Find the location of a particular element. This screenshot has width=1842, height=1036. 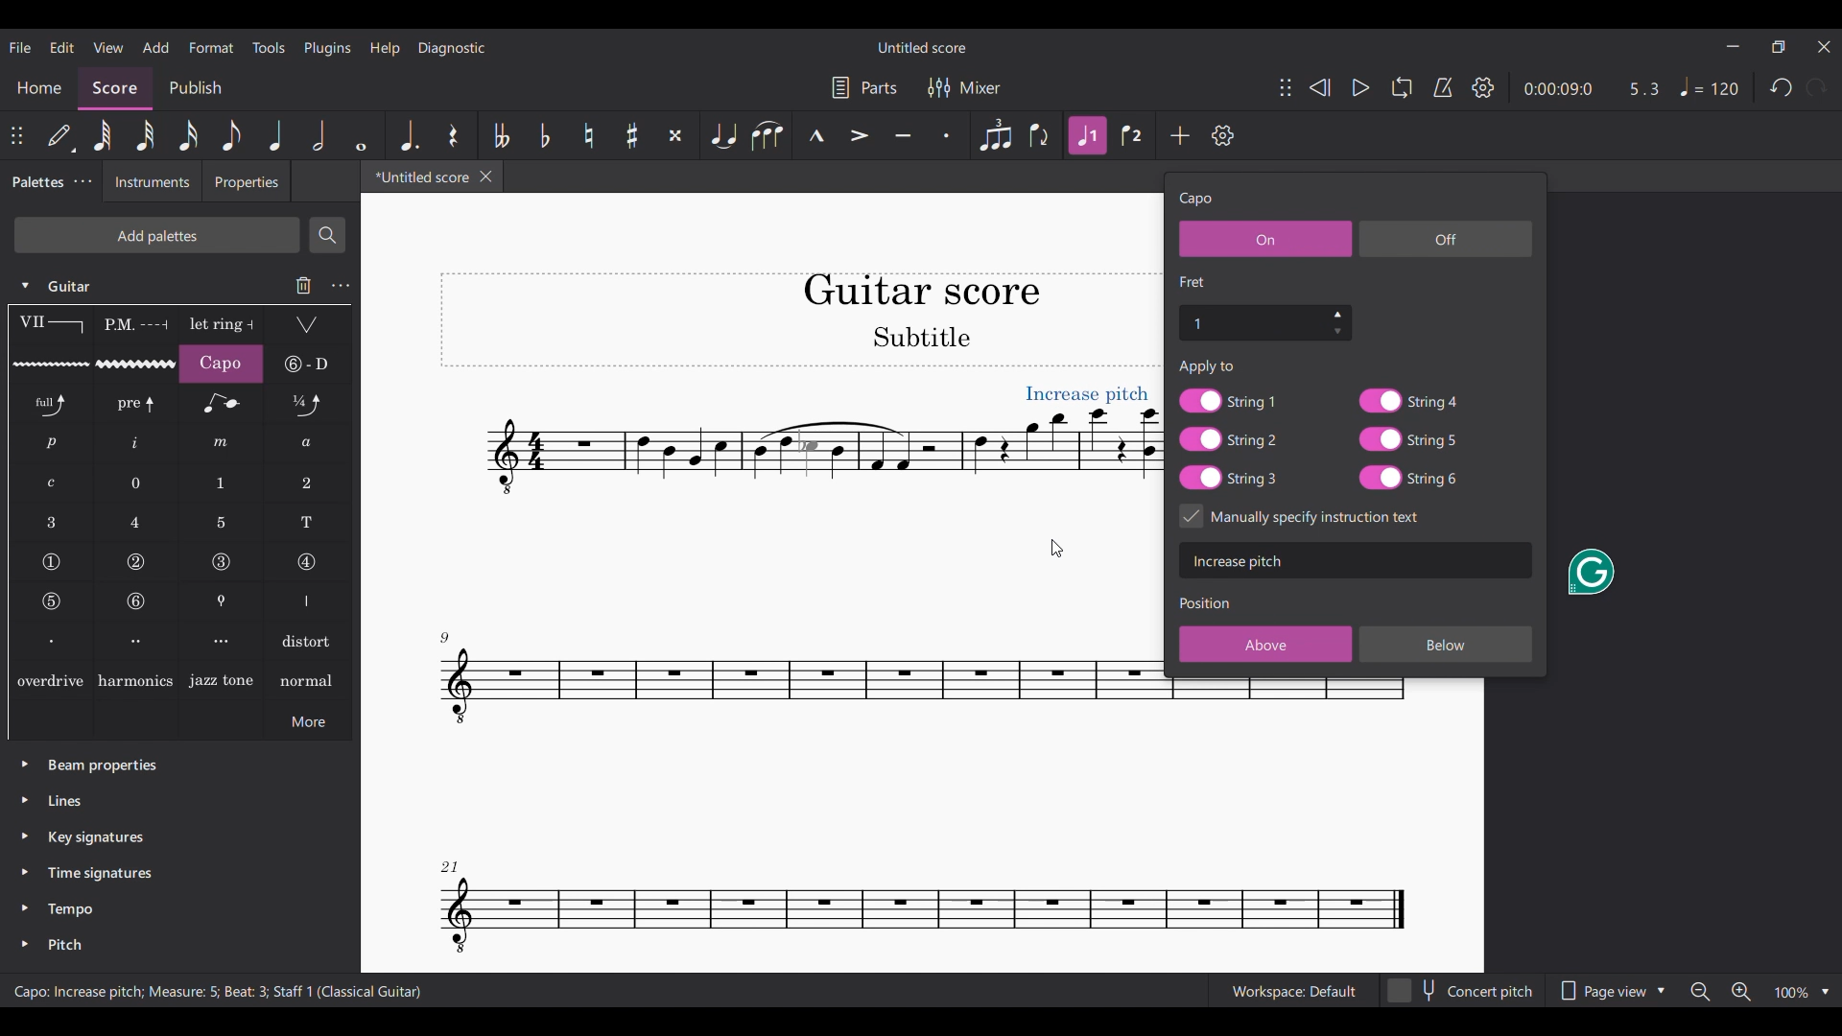

Right hand fingering, third finger is located at coordinates (223, 641).